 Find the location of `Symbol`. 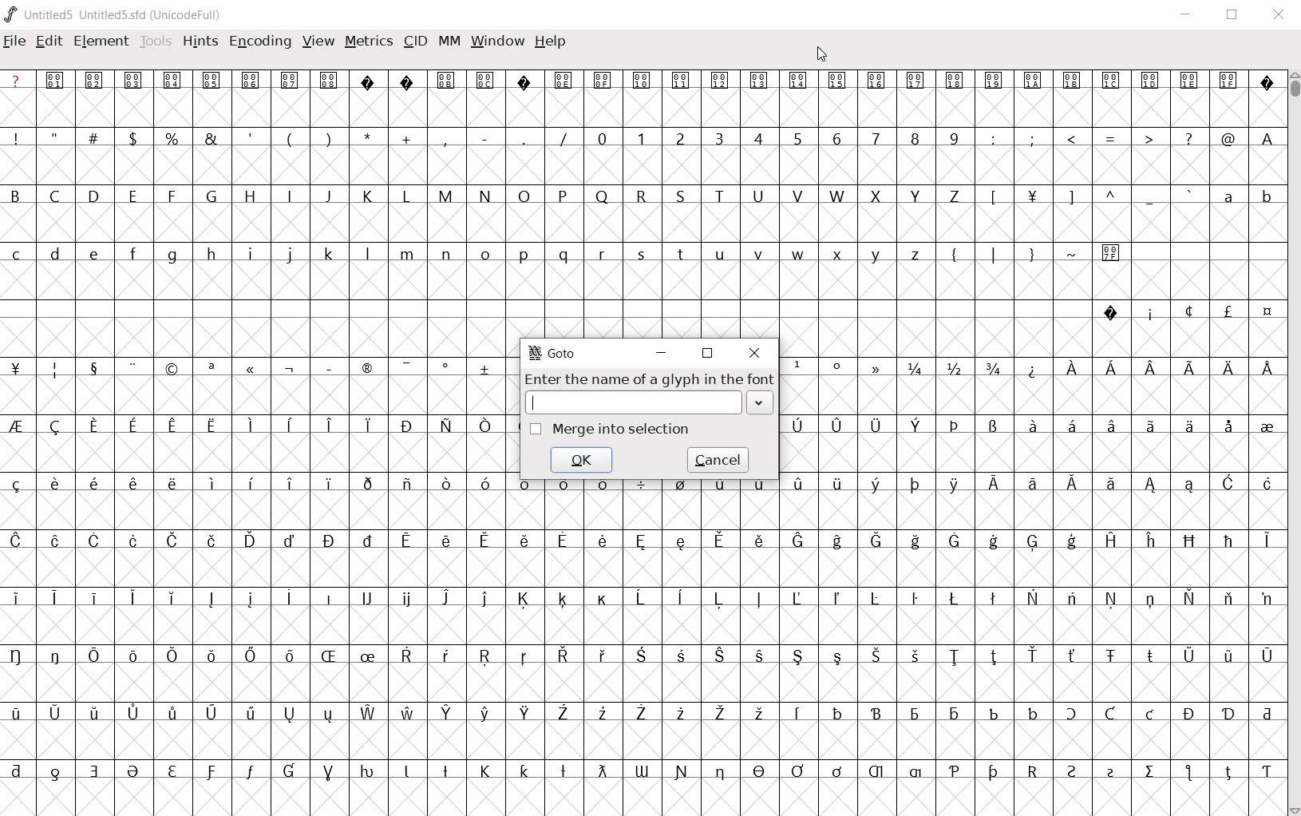

Symbol is located at coordinates (993, 541).